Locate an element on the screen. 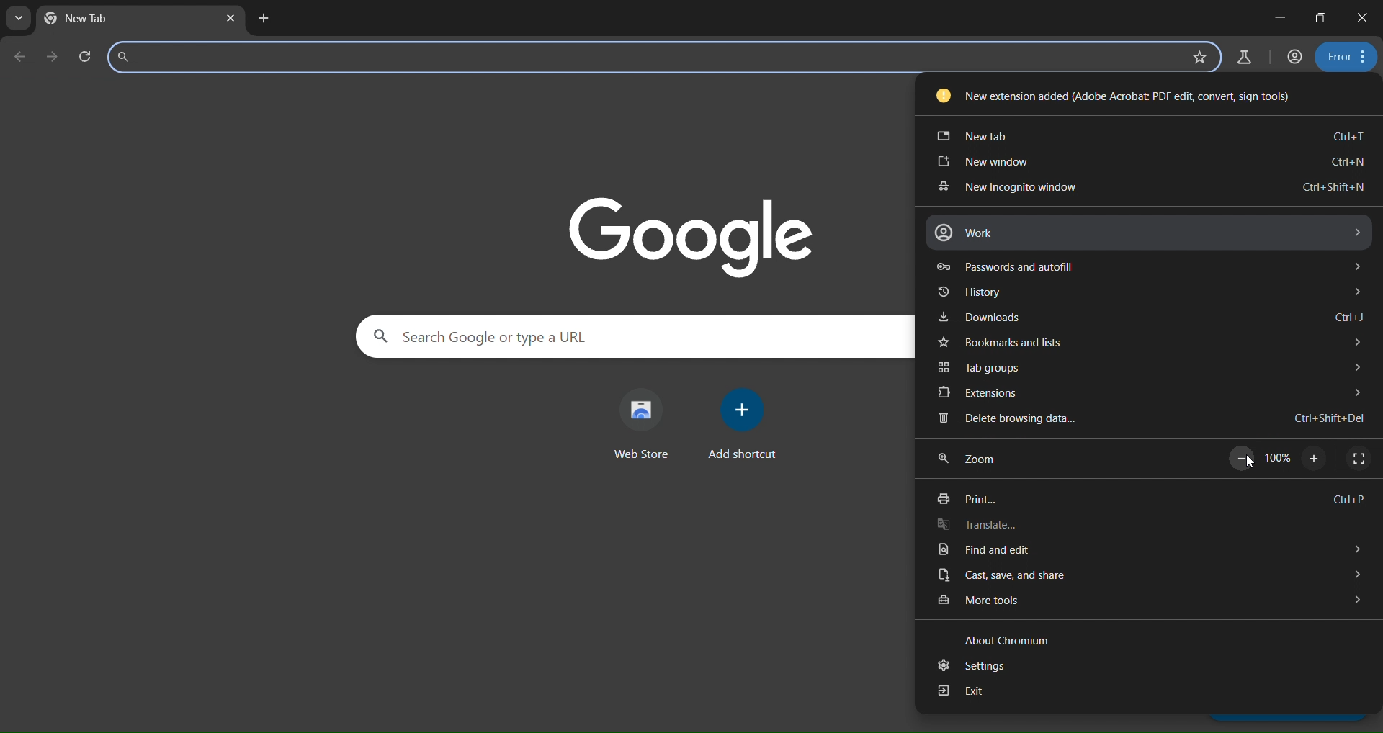 This screenshot has width=1383, height=733. new window is located at coordinates (1153, 161).